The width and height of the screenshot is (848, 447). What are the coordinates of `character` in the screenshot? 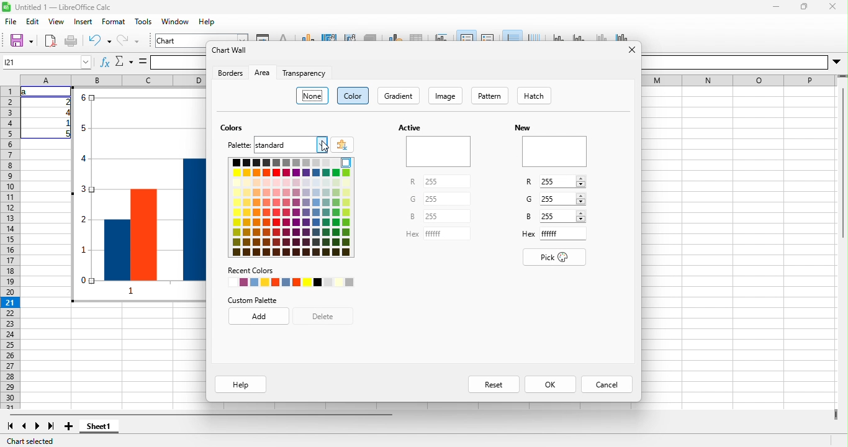 It's located at (284, 37).